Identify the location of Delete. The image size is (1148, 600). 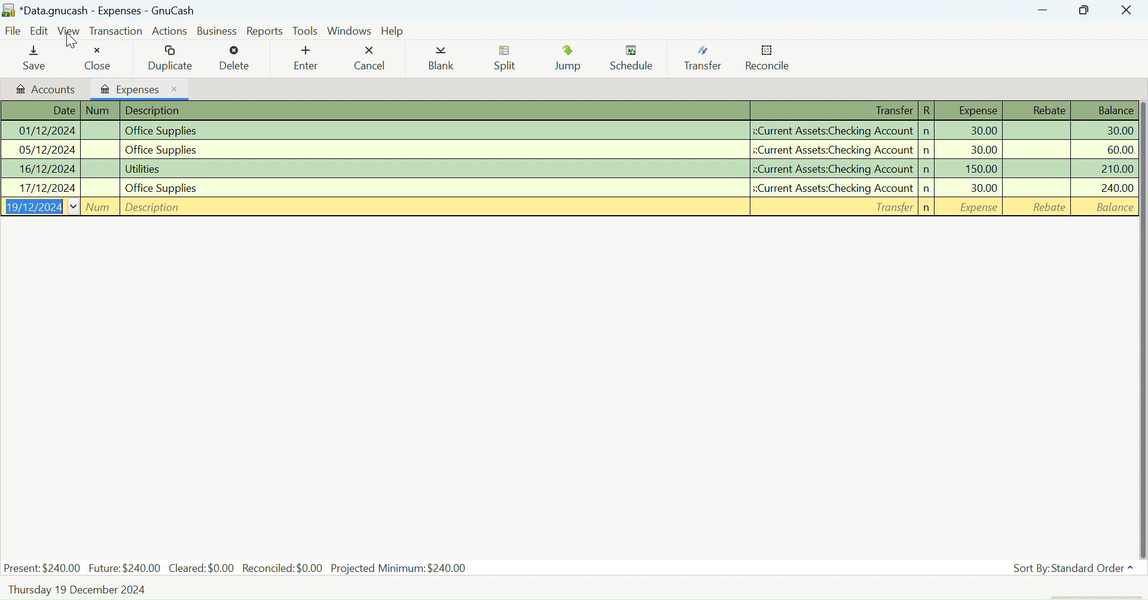
(234, 59).